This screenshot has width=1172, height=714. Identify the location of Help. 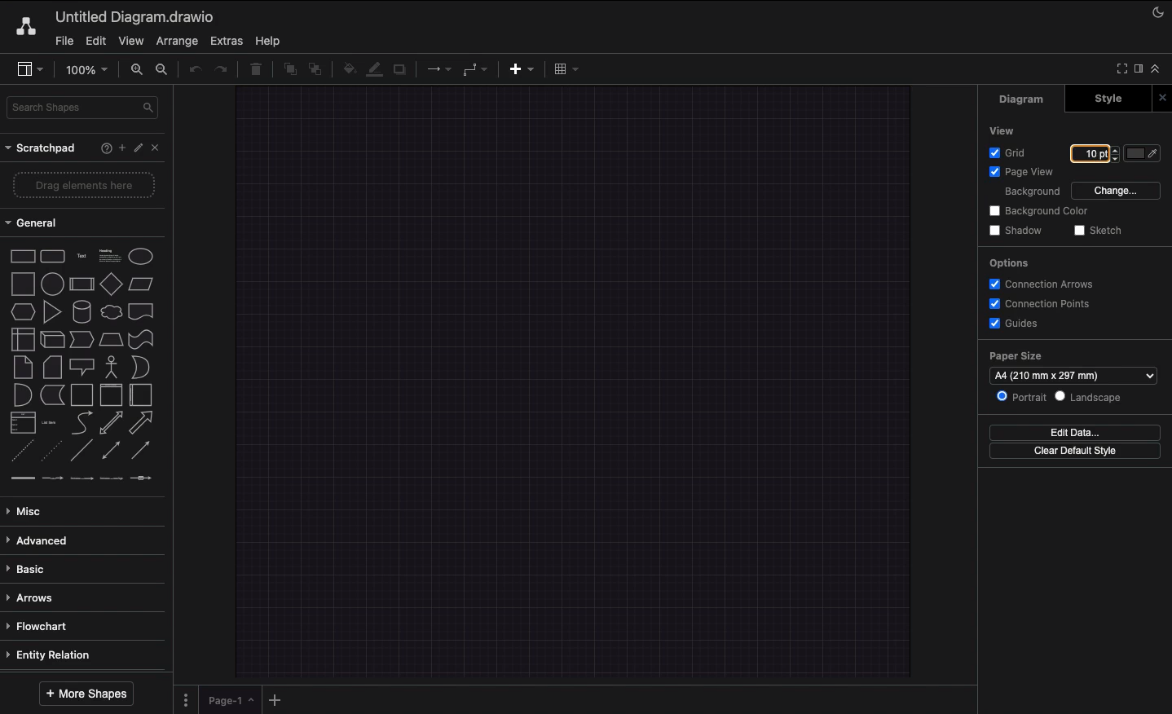
(98, 148).